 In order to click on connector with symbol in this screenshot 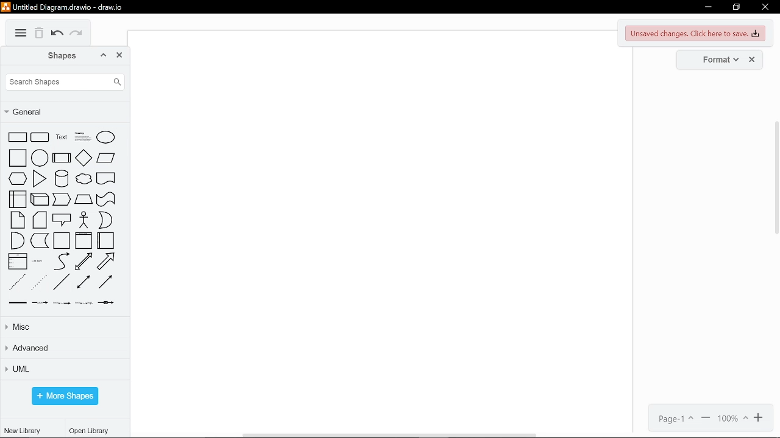, I will do `click(107, 303)`.